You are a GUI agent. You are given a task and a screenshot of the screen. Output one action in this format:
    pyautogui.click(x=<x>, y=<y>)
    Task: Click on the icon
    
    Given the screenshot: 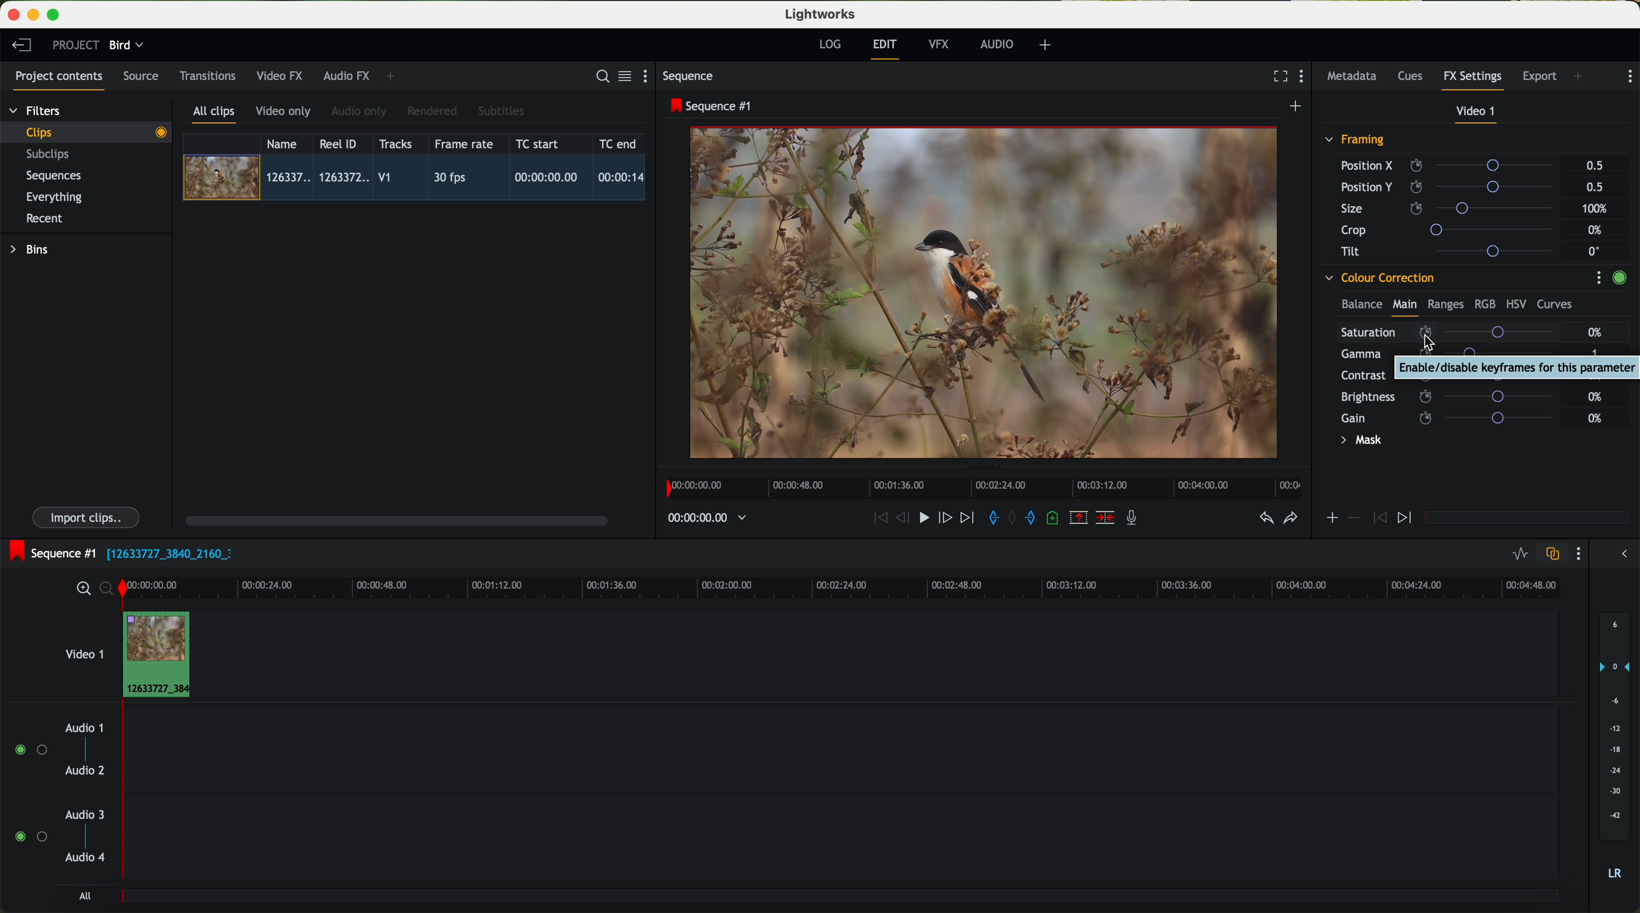 What is the action you would take?
    pyautogui.click(x=1406, y=519)
    